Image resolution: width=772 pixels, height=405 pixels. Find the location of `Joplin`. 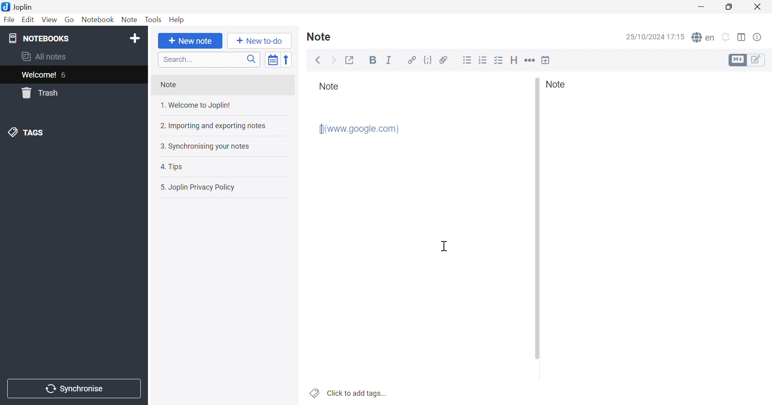

Joplin is located at coordinates (24, 7).